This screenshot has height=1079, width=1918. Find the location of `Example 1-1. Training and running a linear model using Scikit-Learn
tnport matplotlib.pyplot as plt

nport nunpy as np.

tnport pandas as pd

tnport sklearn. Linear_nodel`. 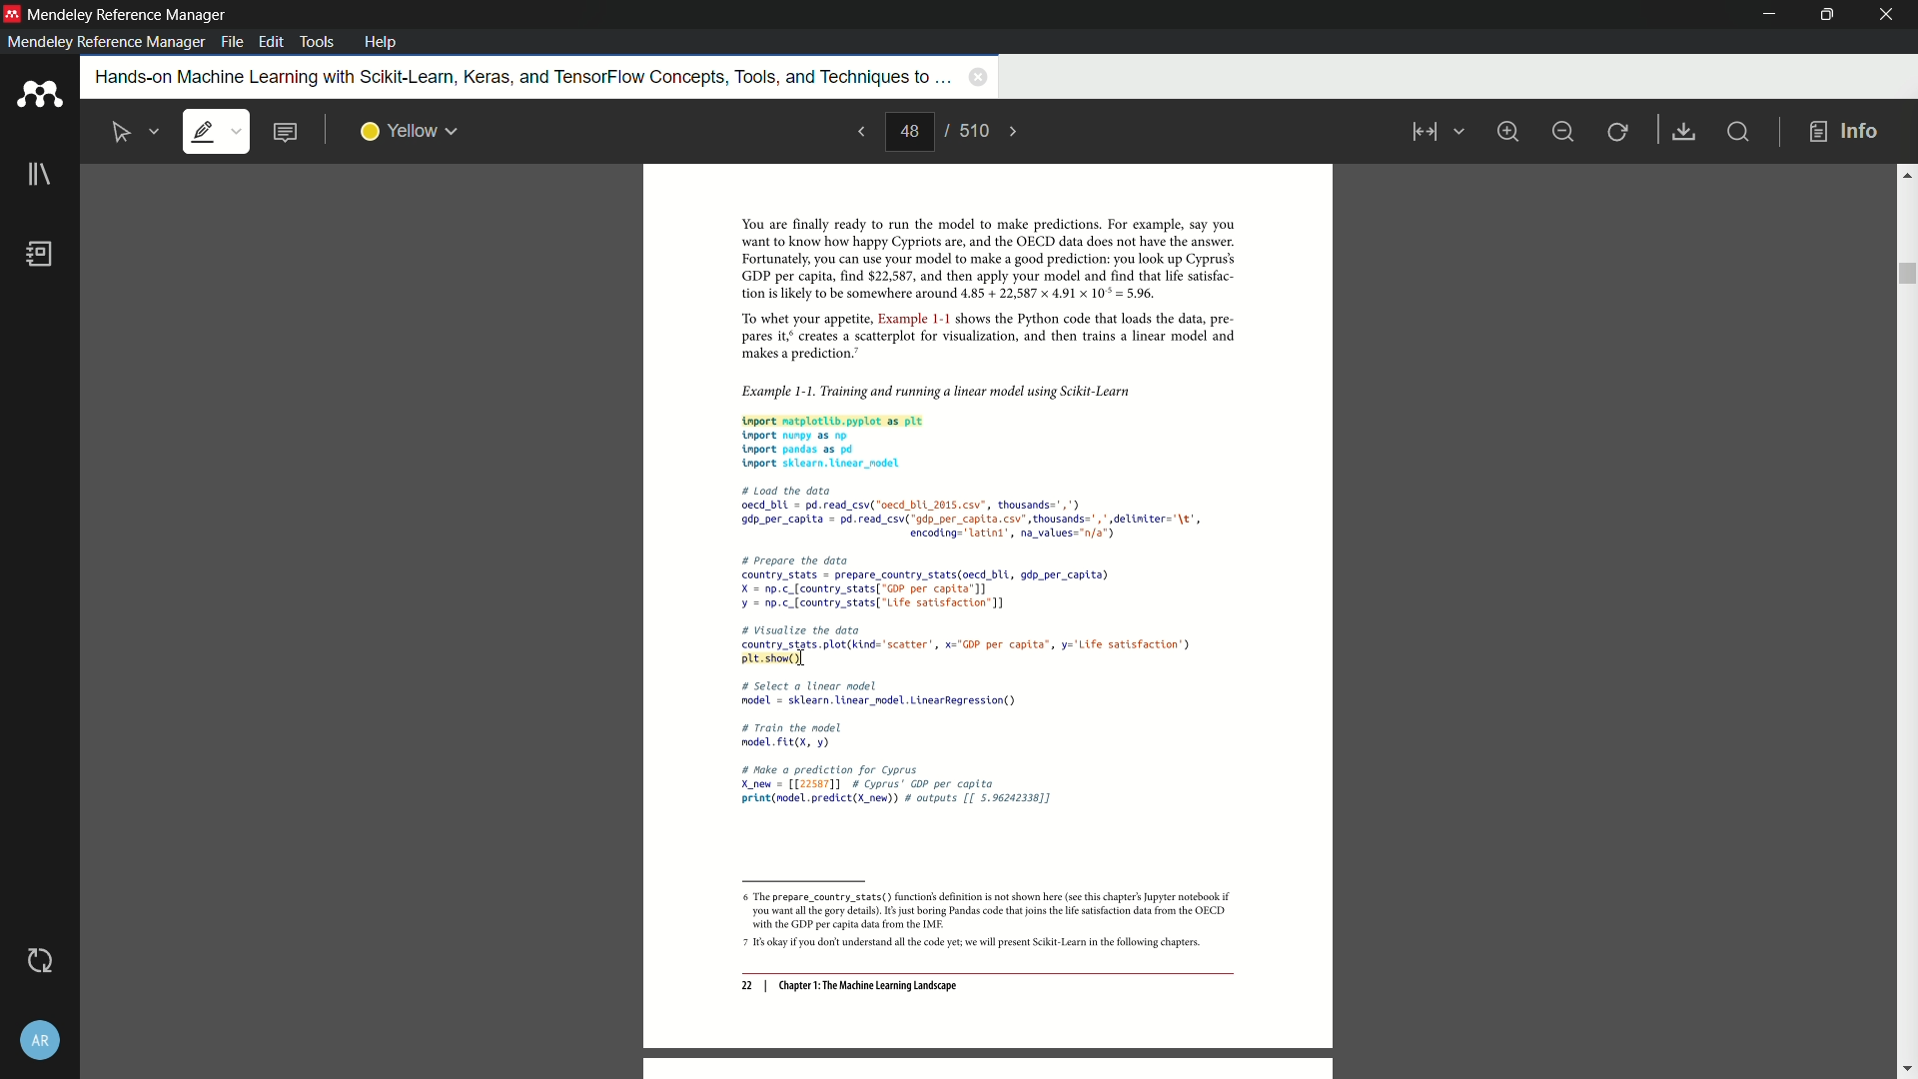

Example 1-1. Training and running a linear model using Scikit-Learn
tnport matplotlib.pyplot as plt

nport nunpy as np.

tnport pandas as pd

tnport sklearn. Linear_nodel is located at coordinates (975, 424).